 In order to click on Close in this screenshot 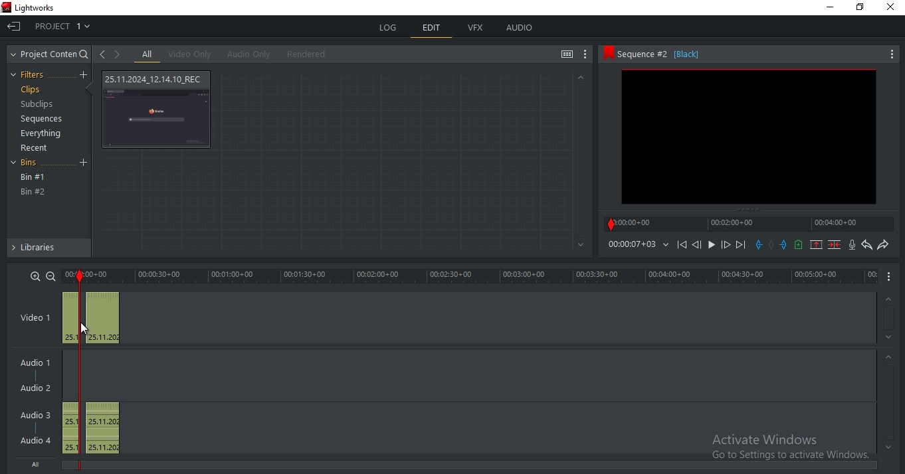, I will do `click(892, 8)`.